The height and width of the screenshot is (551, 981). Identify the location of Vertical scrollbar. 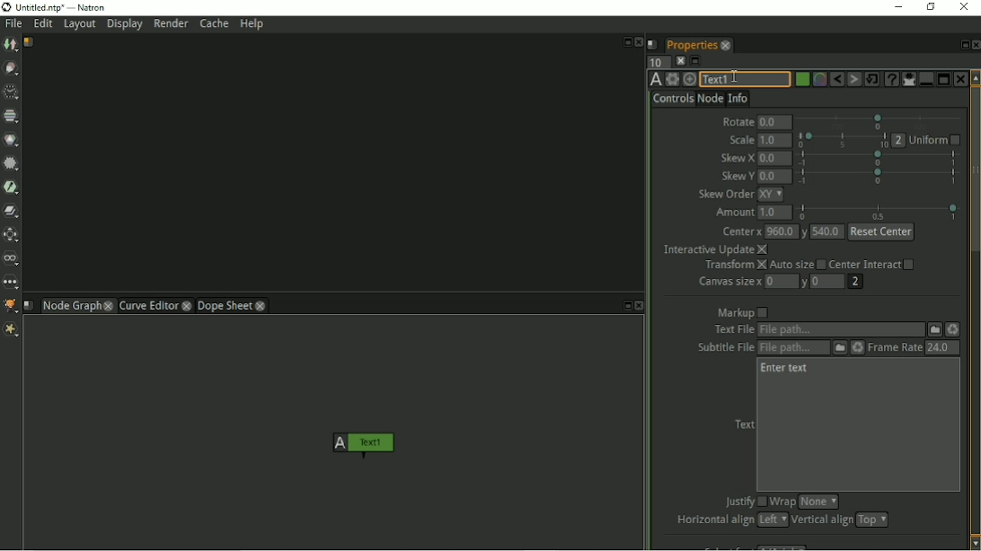
(975, 310).